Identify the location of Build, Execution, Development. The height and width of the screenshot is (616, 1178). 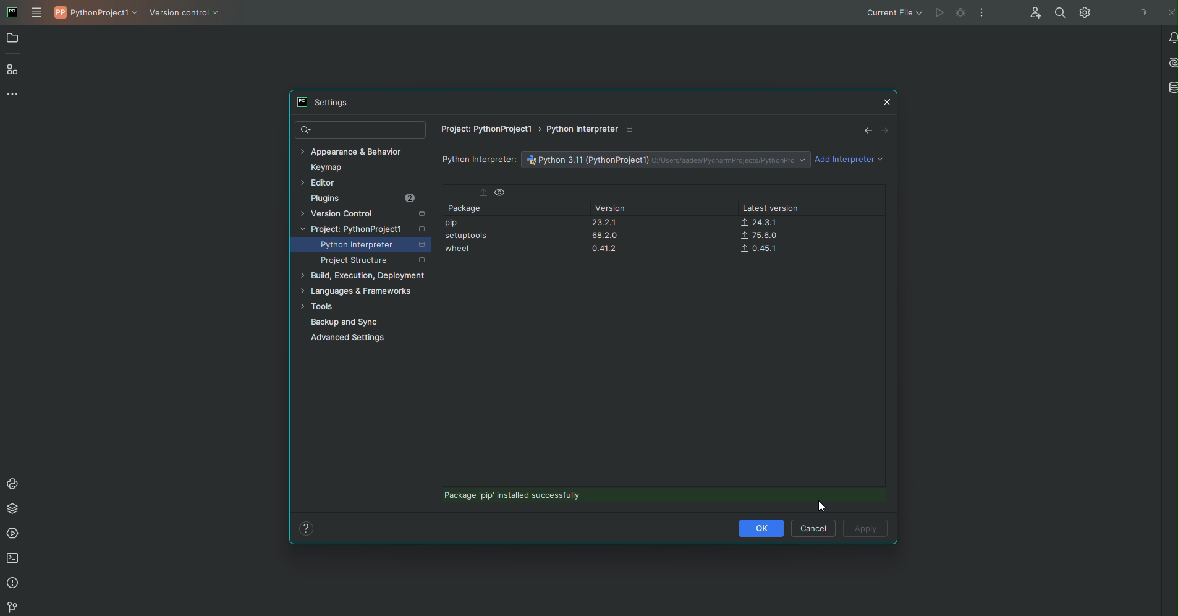
(365, 276).